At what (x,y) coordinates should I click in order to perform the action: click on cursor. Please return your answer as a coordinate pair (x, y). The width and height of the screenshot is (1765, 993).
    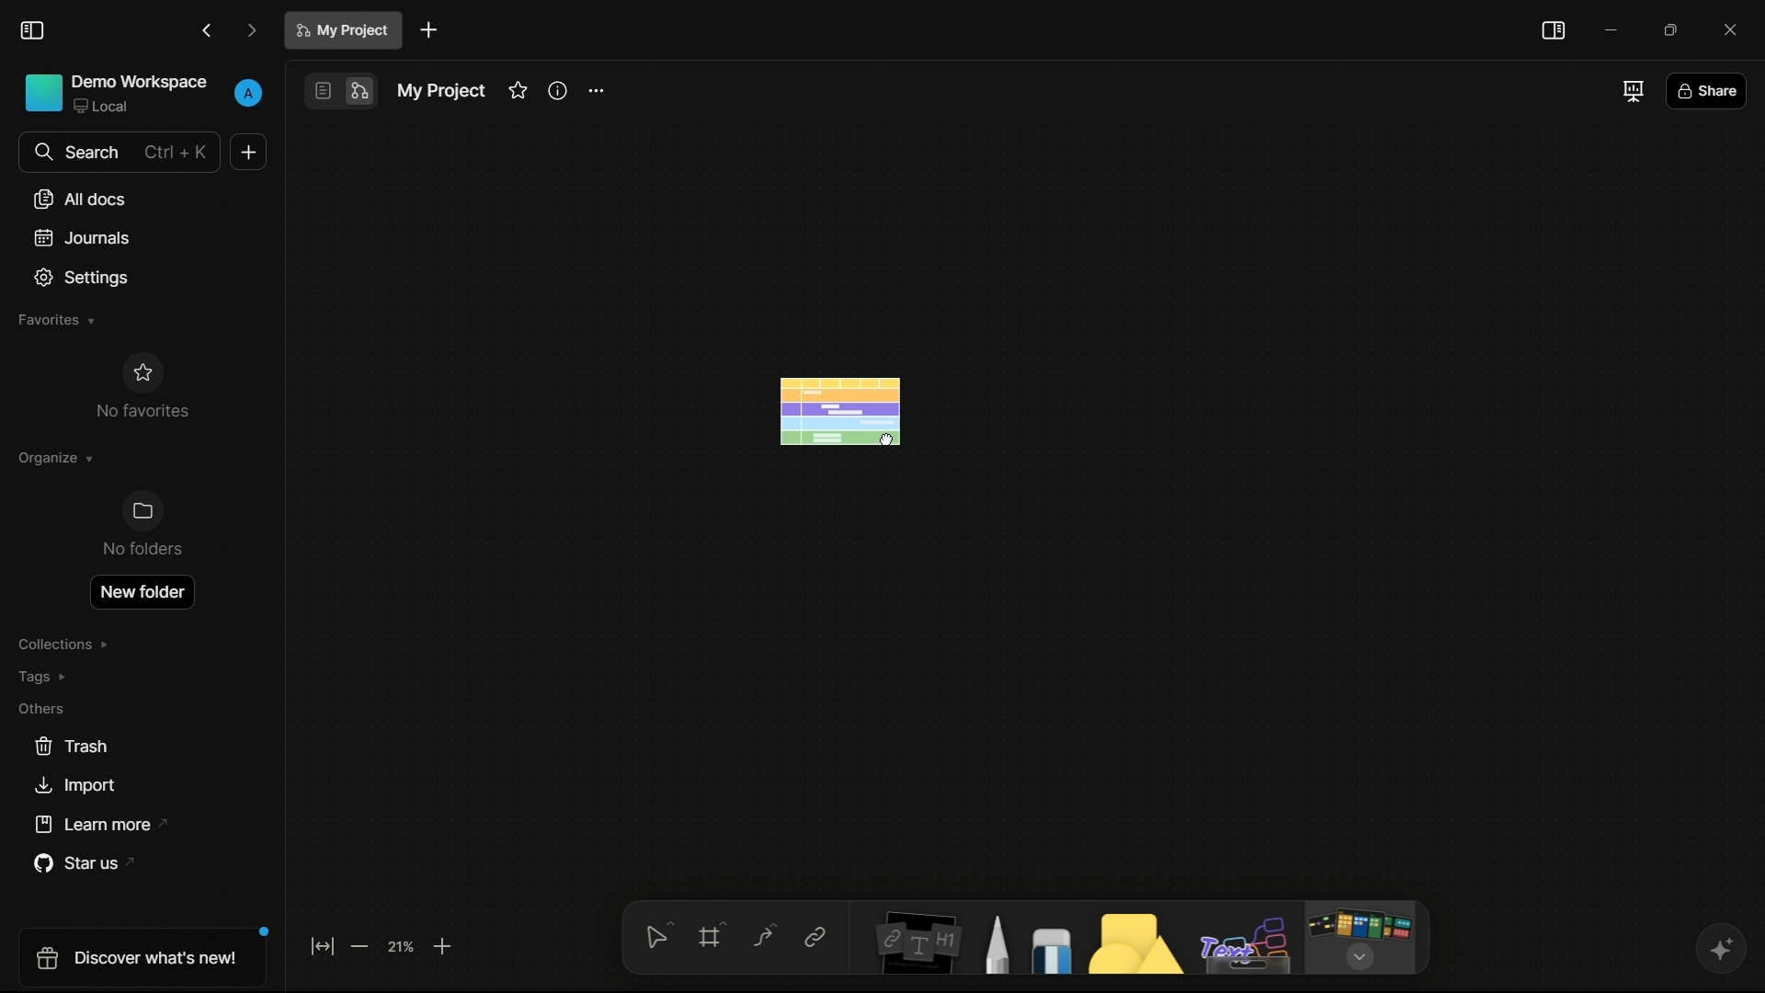
    Looking at the image, I should click on (889, 438).